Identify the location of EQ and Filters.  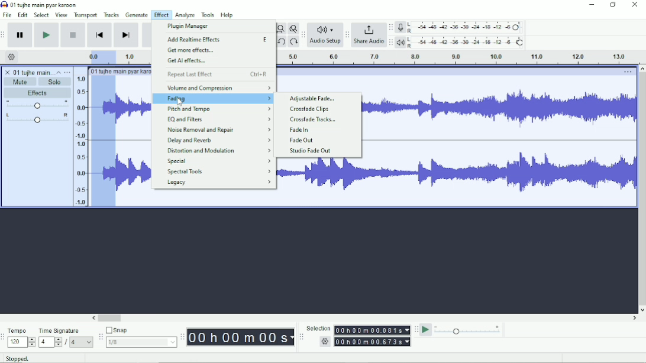
(218, 119).